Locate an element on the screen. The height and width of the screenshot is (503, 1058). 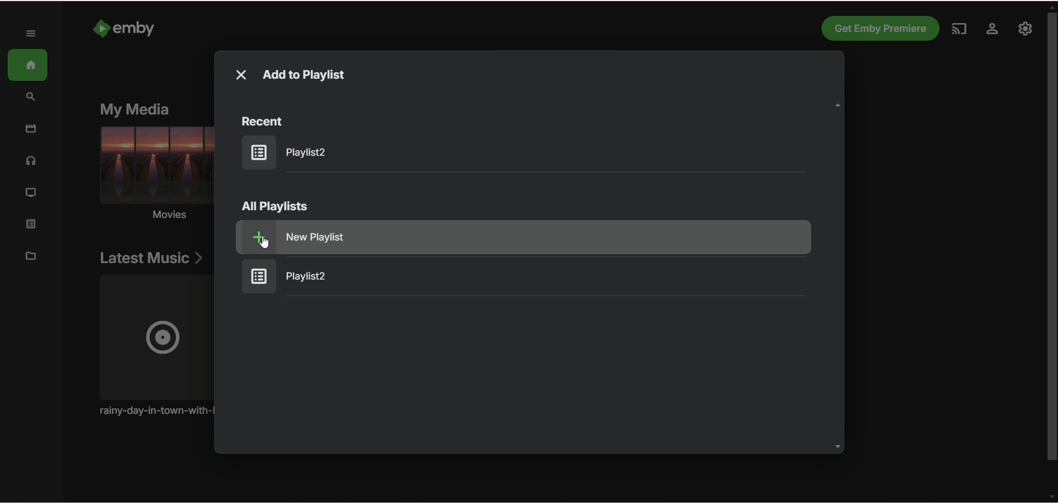
movies is located at coordinates (31, 129).